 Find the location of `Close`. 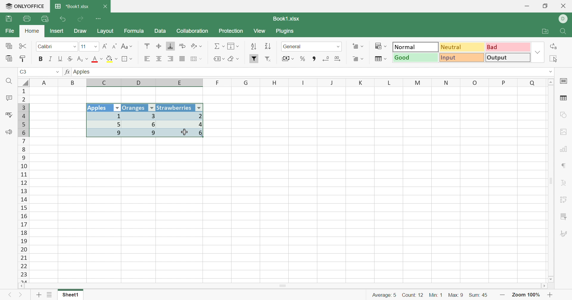

Close is located at coordinates (106, 7).